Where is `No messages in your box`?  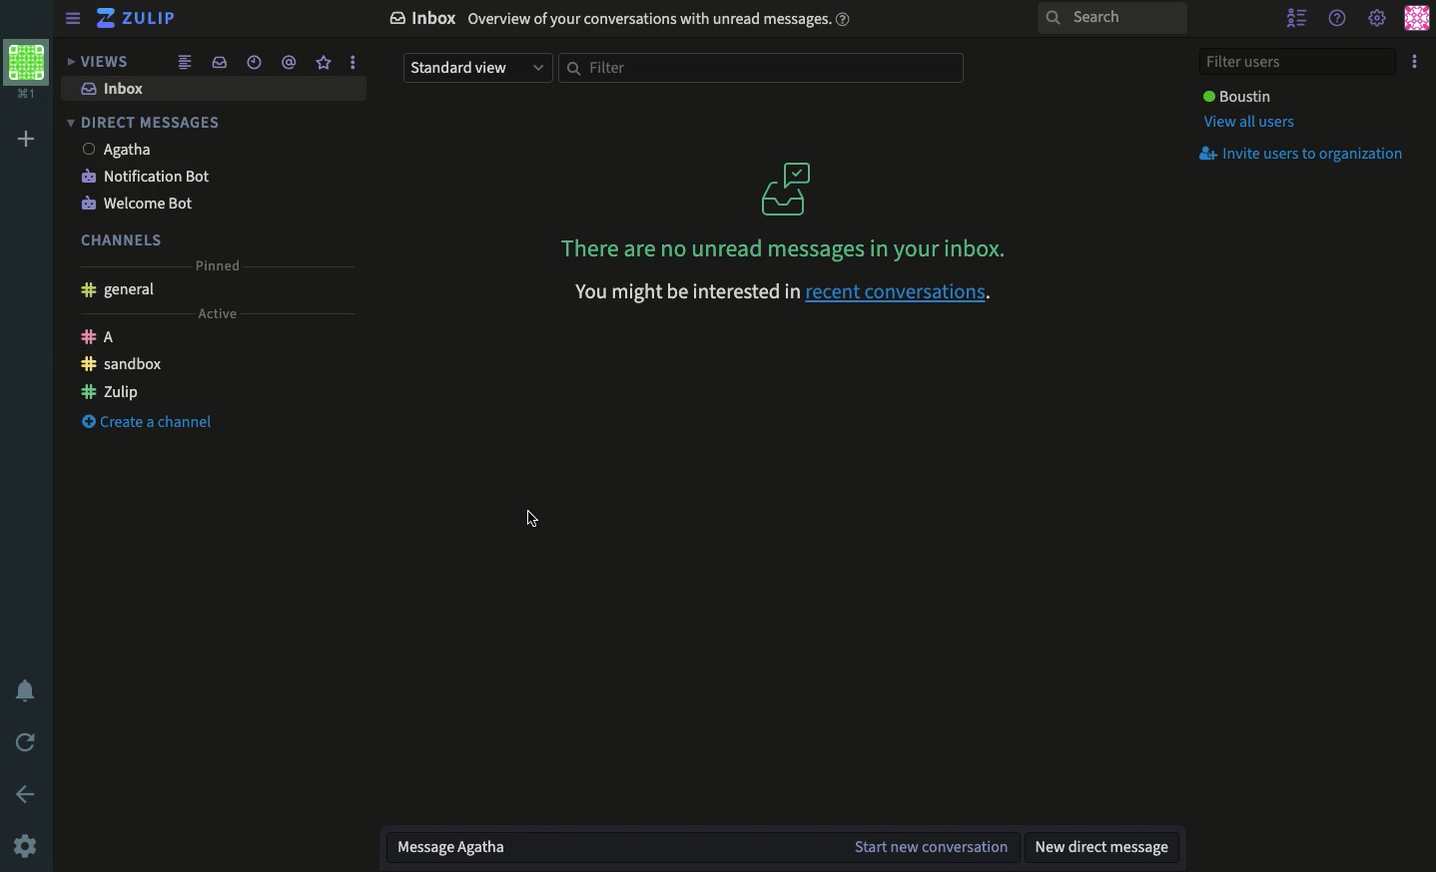 No messages in your box is located at coordinates (787, 209).